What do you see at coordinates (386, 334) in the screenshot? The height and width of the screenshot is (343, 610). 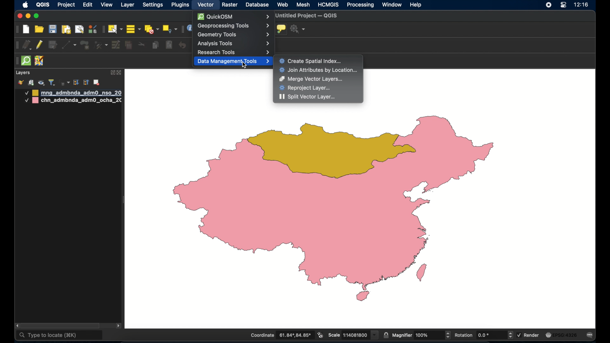 I see `lock scale` at bounding box center [386, 334].